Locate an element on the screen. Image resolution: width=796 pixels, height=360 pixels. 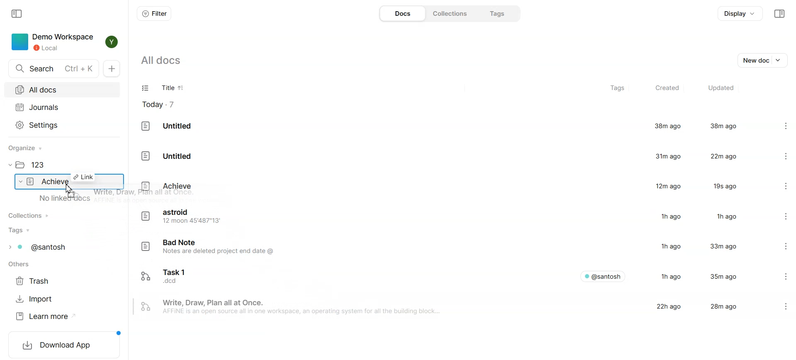
Title is located at coordinates (165, 89).